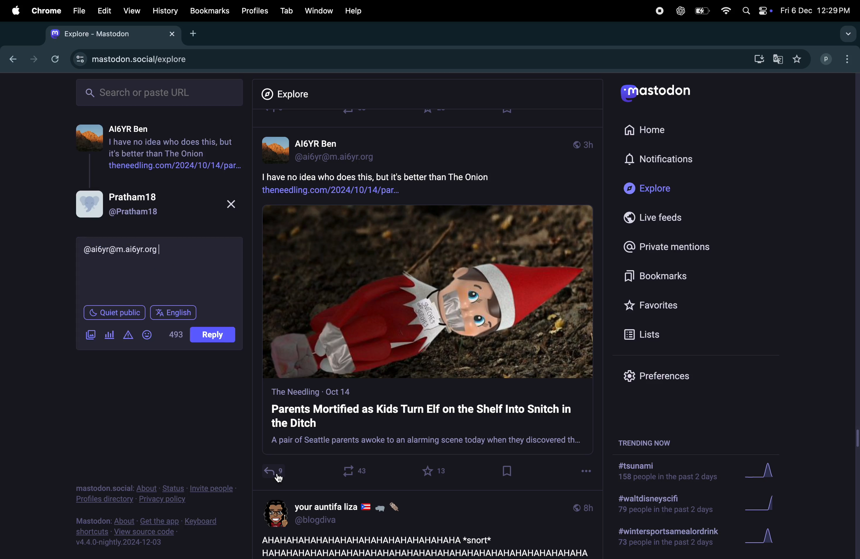 This screenshot has height=559, width=860. I want to click on mastodo explore, so click(128, 57).